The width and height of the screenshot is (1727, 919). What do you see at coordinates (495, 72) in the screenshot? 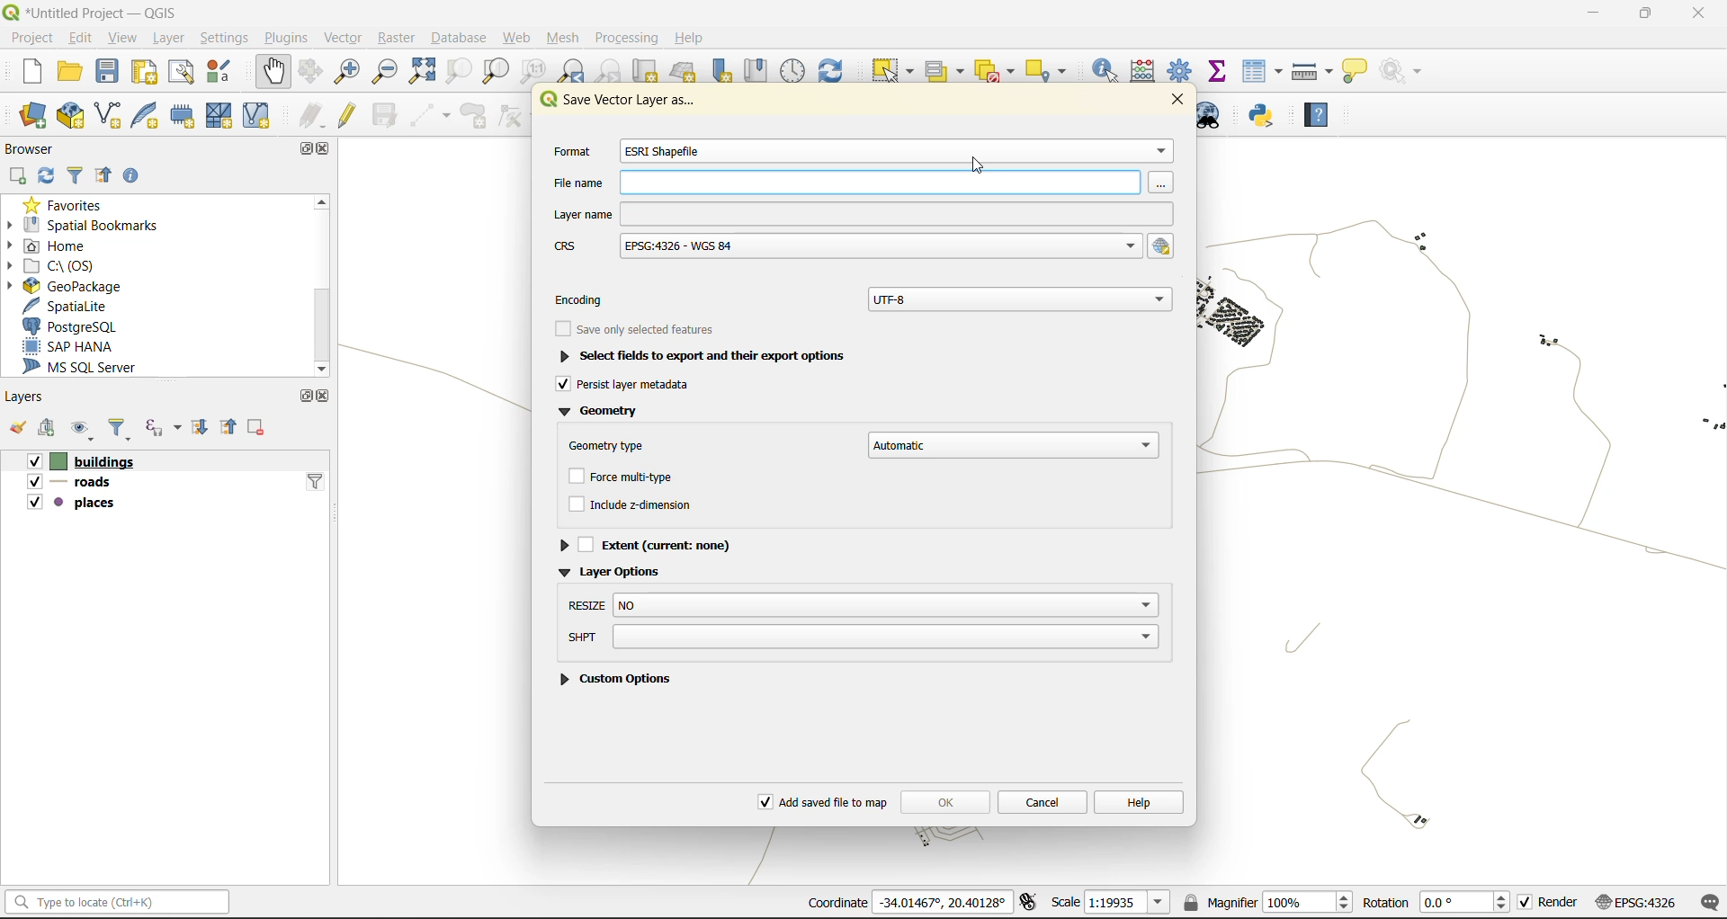
I see `zoom layer` at bounding box center [495, 72].